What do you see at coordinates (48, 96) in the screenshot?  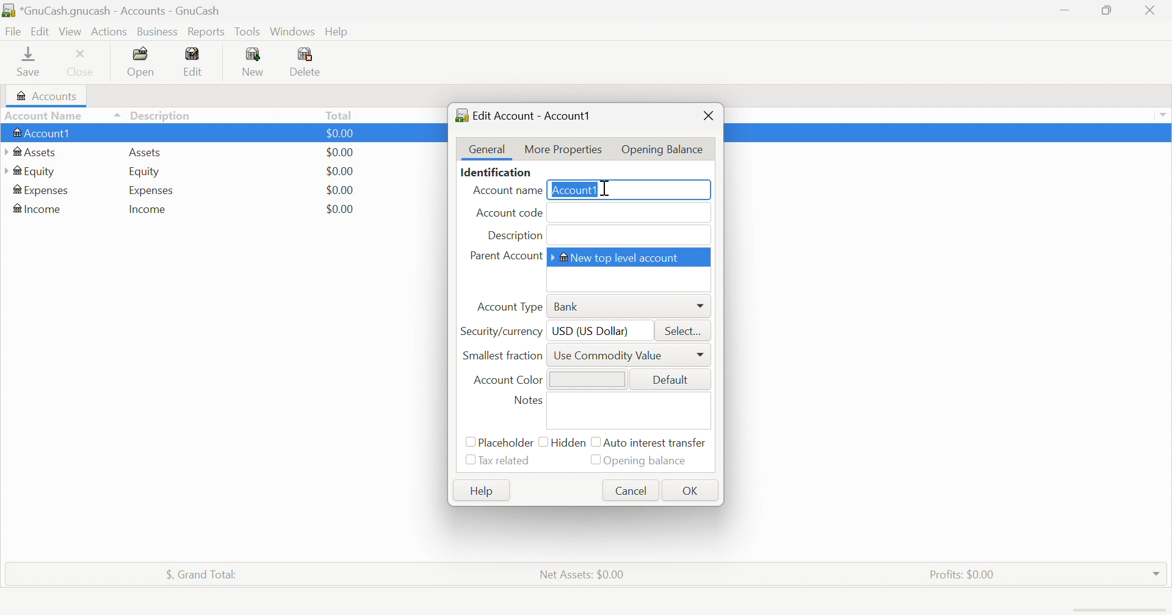 I see `Accounts` at bounding box center [48, 96].